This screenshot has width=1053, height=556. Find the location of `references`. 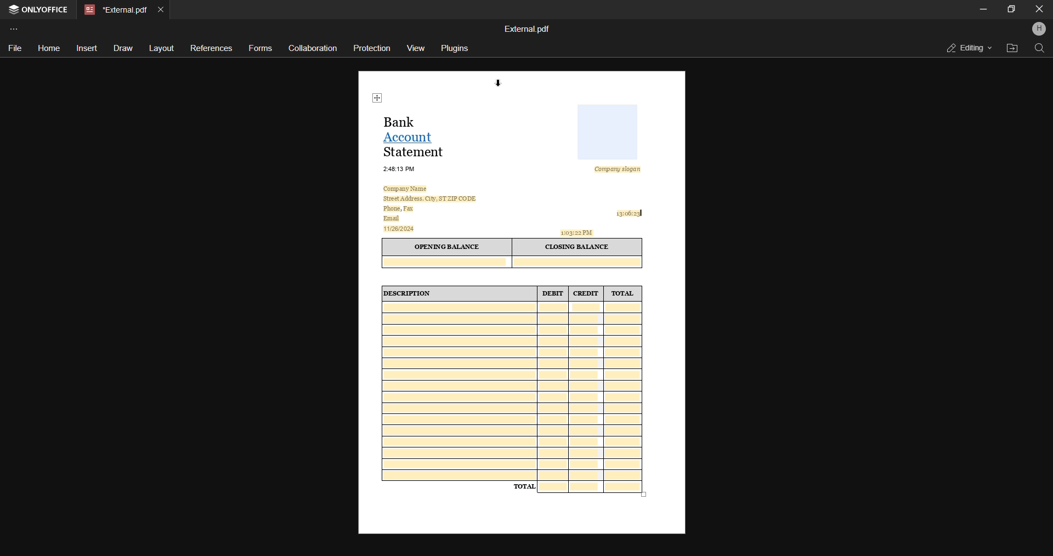

references is located at coordinates (210, 48).